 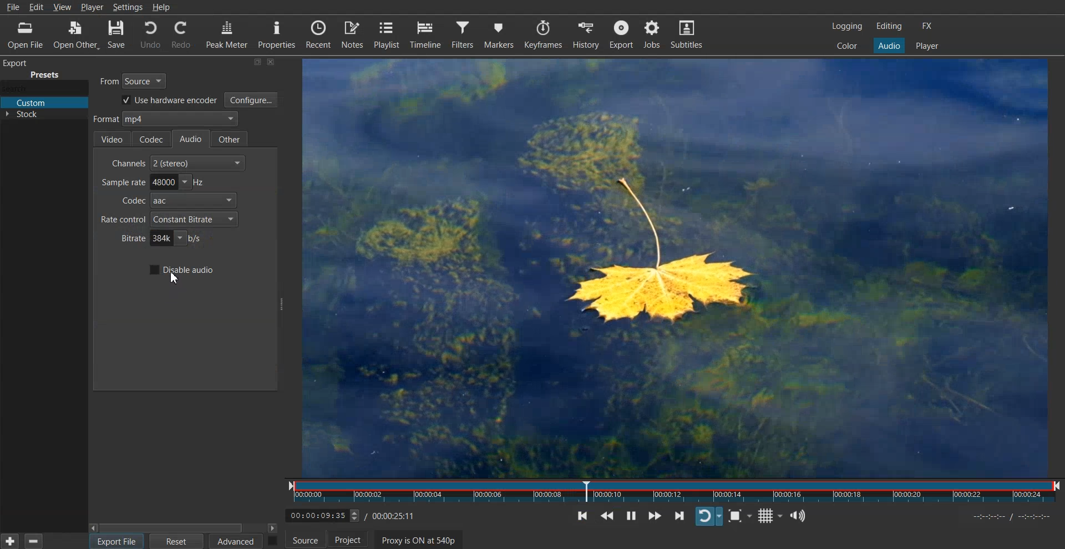 What do you see at coordinates (179, 162) in the screenshot?
I see `Channel ` at bounding box center [179, 162].